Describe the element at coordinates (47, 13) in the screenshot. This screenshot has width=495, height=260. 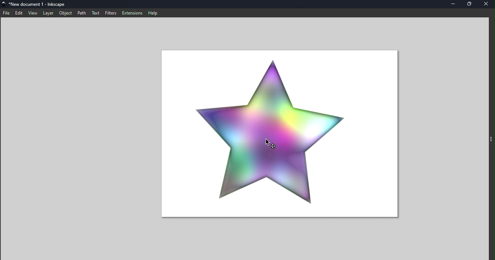
I see `Layer` at that location.